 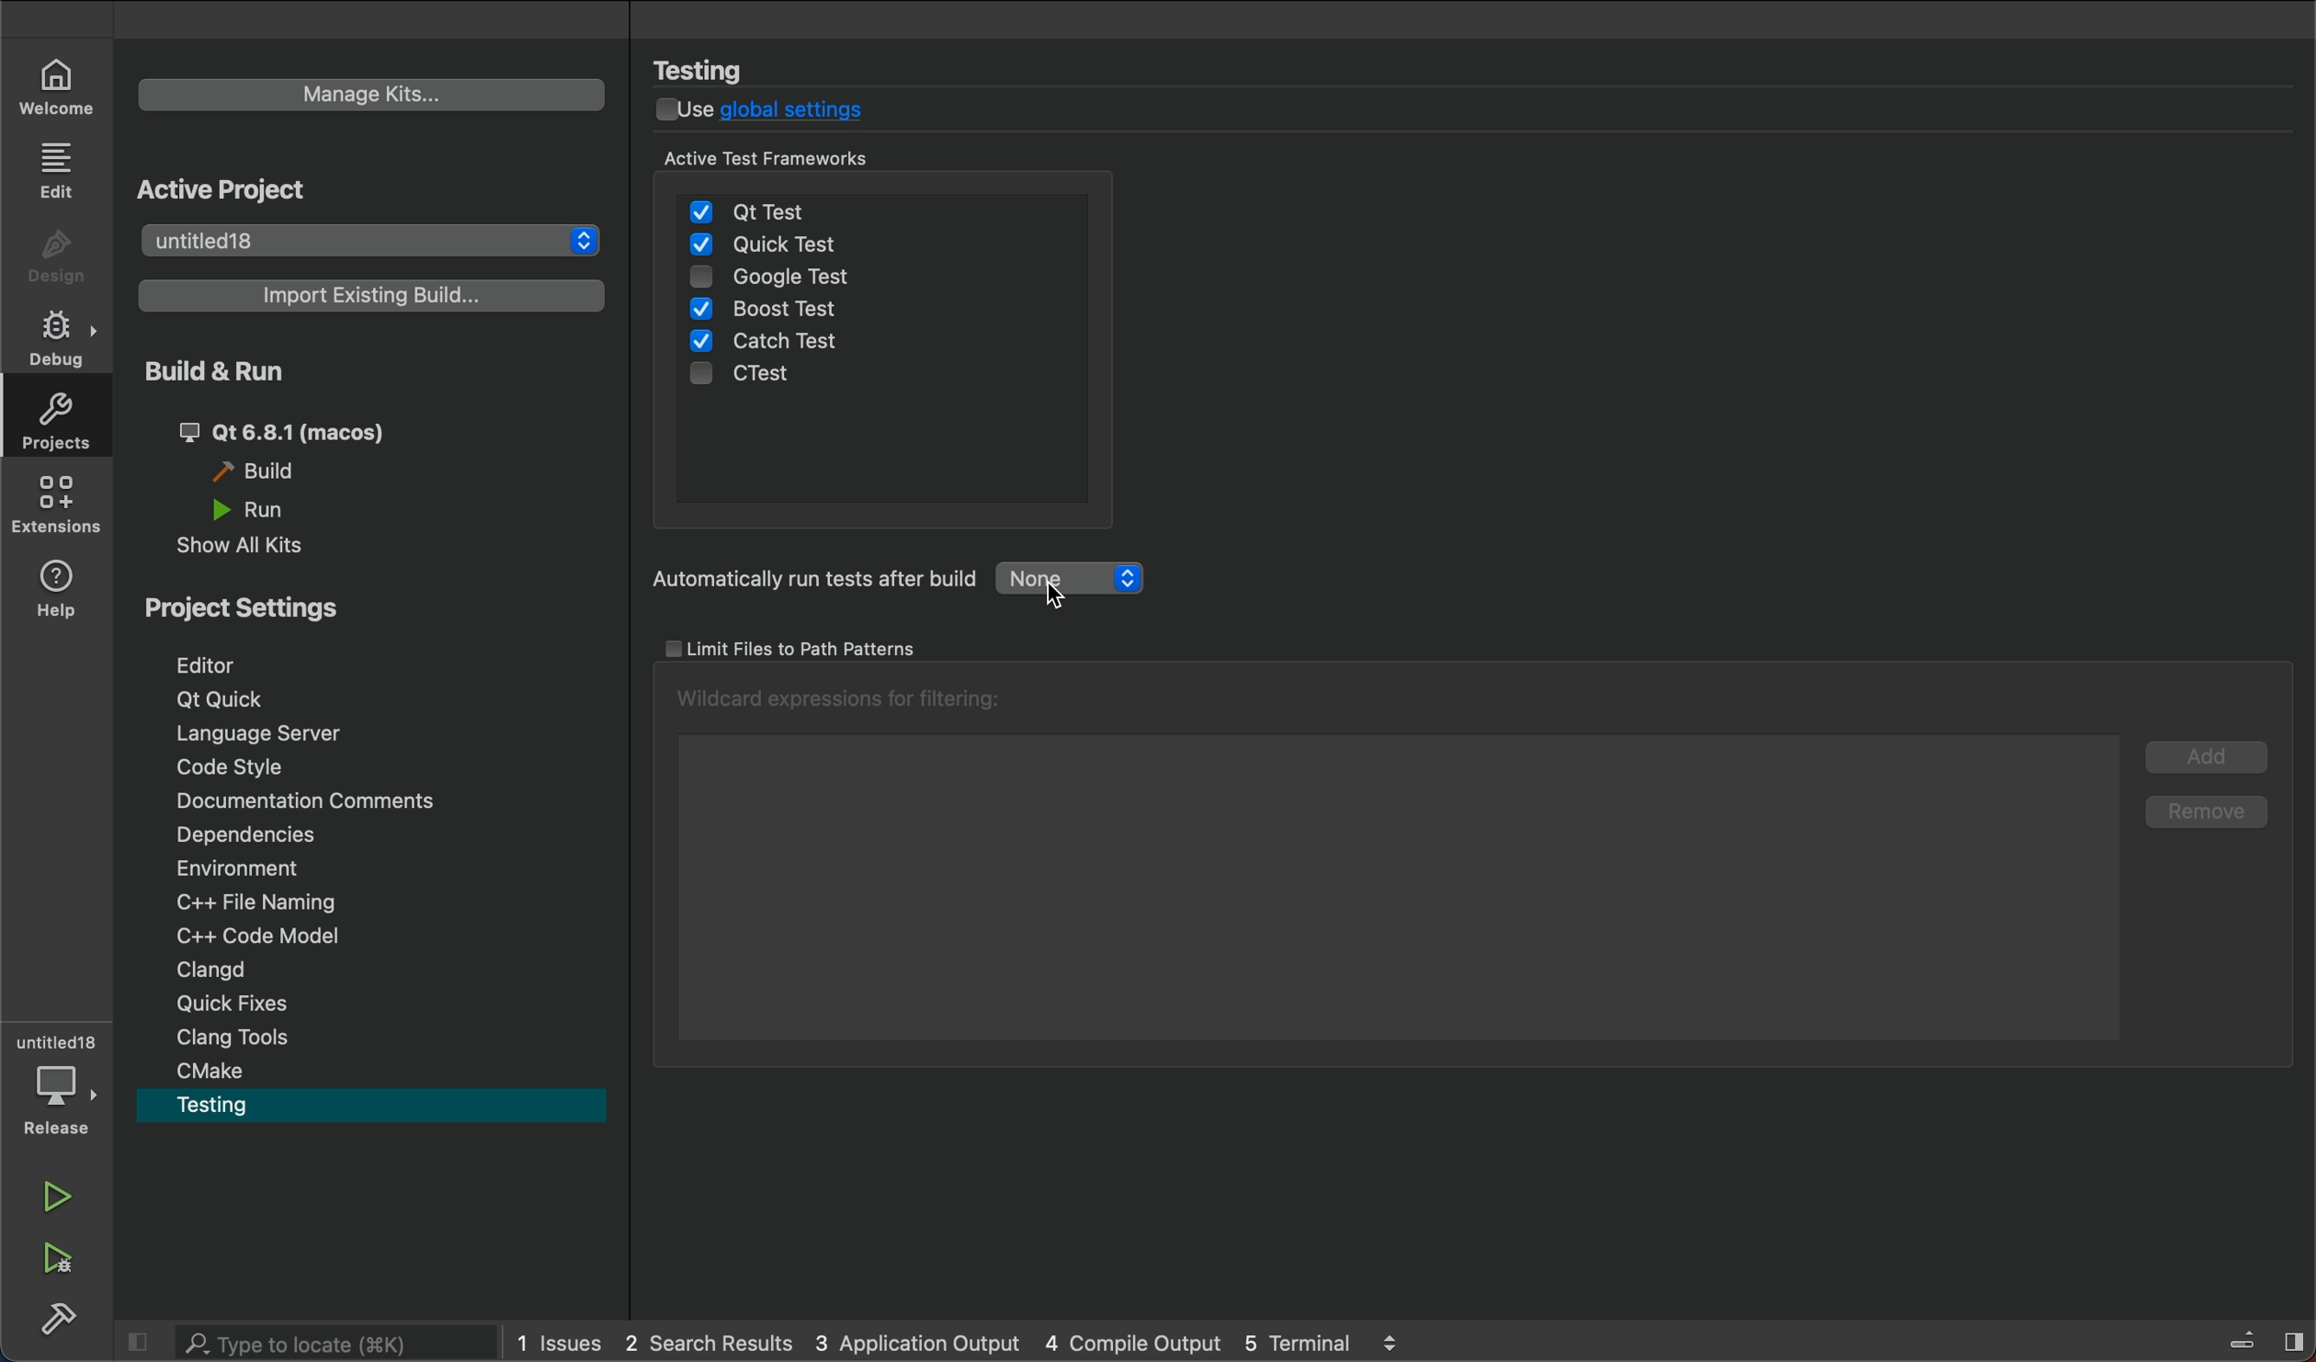 I want to click on CURSOR, so click(x=1069, y=592).